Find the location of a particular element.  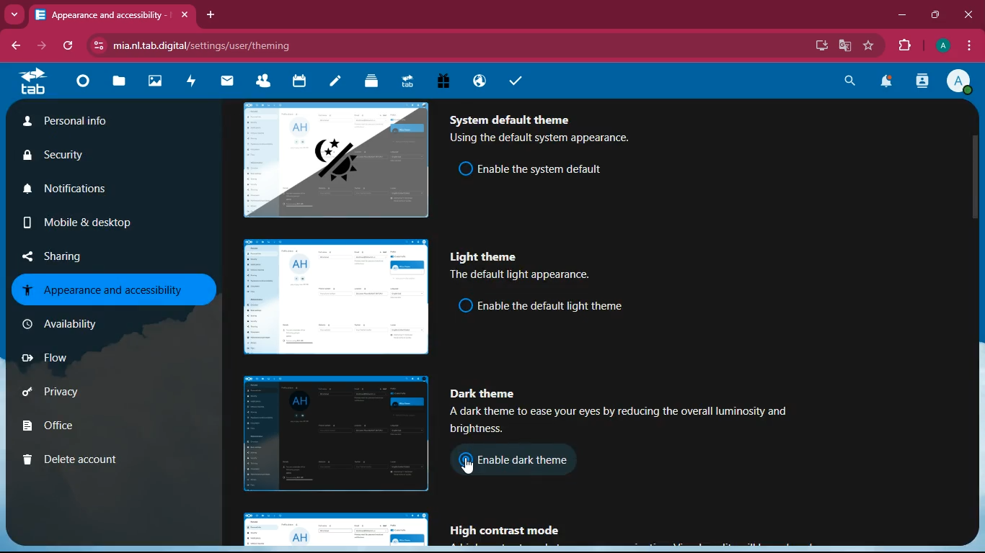

tab is located at coordinates (100, 14).